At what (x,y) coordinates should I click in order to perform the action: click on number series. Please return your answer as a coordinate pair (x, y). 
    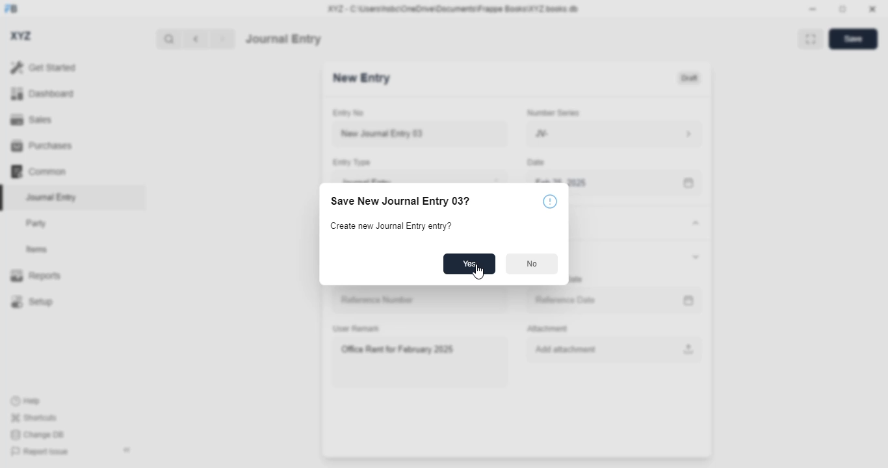
    Looking at the image, I should click on (550, 112).